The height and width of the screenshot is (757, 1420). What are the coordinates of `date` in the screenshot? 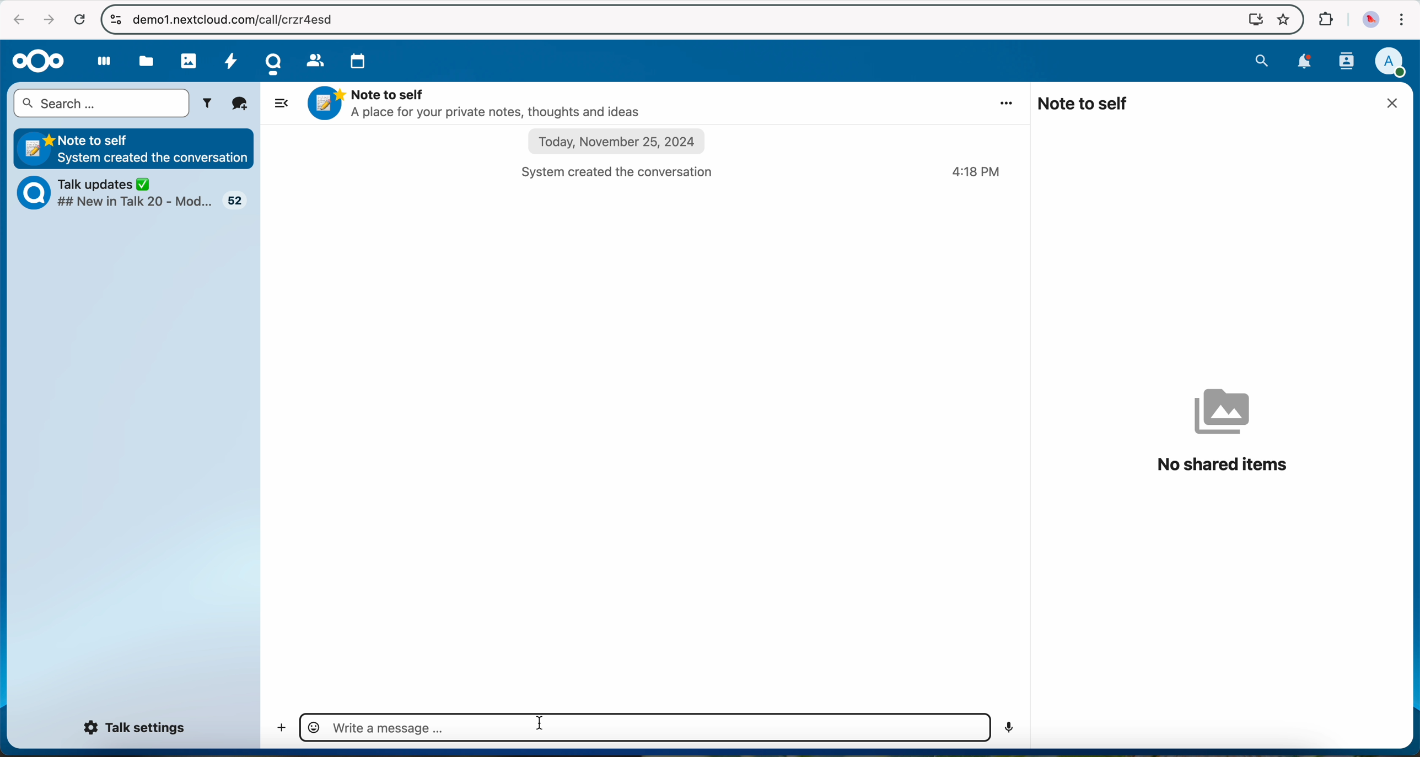 It's located at (618, 143).